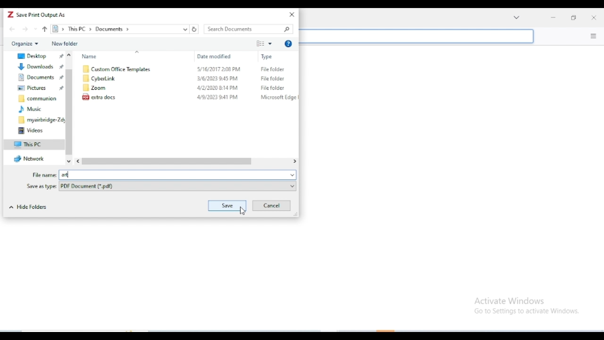 The height and width of the screenshot is (340, 604). What do you see at coordinates (218, 78) in the screenshot?
I see `3/6/2023 2:45PM` at bounding box center [218, 78].